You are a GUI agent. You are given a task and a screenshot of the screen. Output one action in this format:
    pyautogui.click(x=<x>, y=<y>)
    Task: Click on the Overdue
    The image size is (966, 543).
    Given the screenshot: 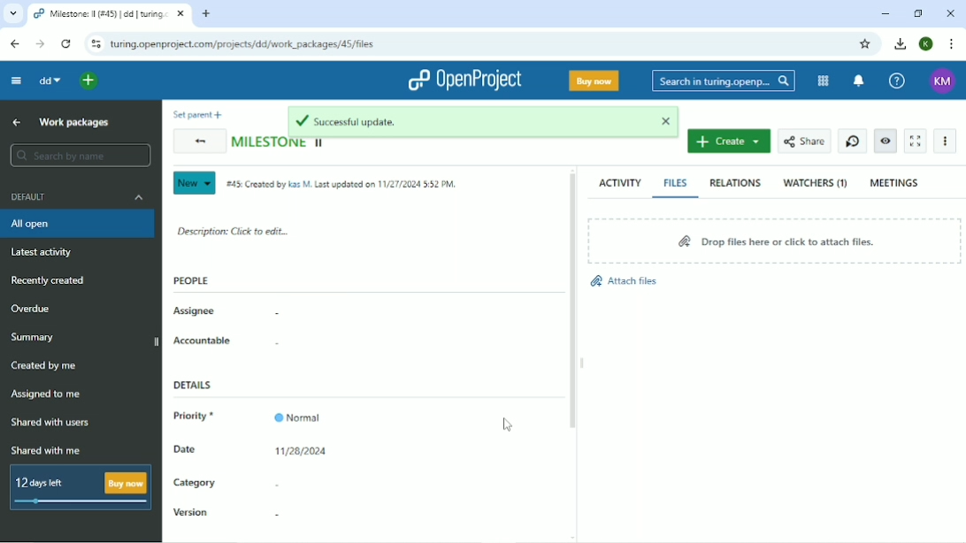 What is the action you would take?
    pyautogui.click(x=34, y=309)
    